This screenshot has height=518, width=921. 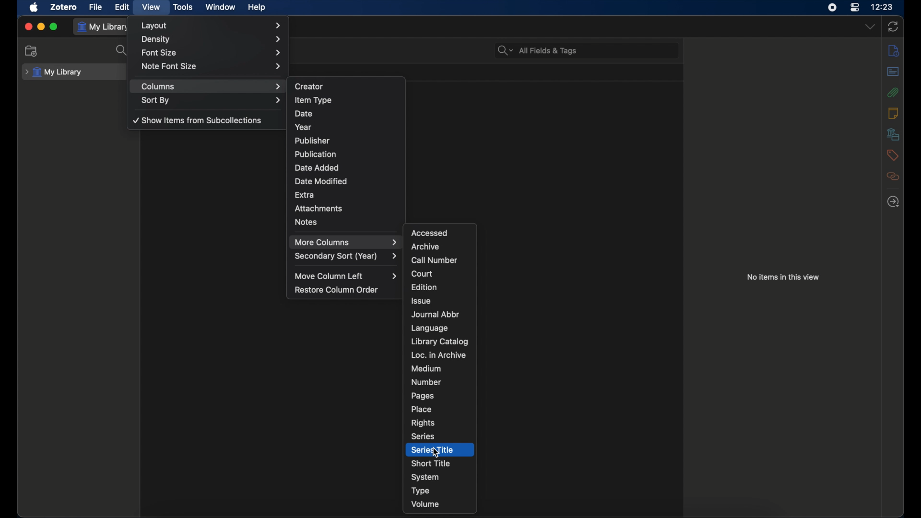 I want to click on maximize, so click(x=54, y=26).